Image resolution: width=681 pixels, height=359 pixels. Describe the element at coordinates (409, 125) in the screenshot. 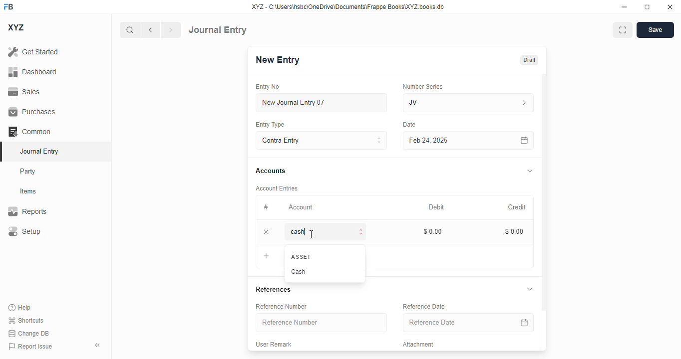

I see `date` at that location.